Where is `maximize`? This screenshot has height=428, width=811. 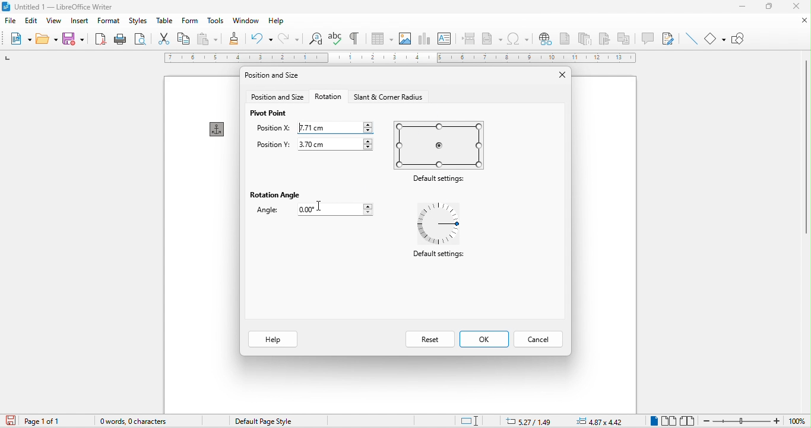
maximize is located at coordinates (769, 6).